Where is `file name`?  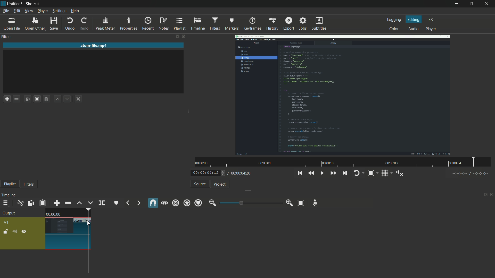
file name is located at coordinates (15, 4).